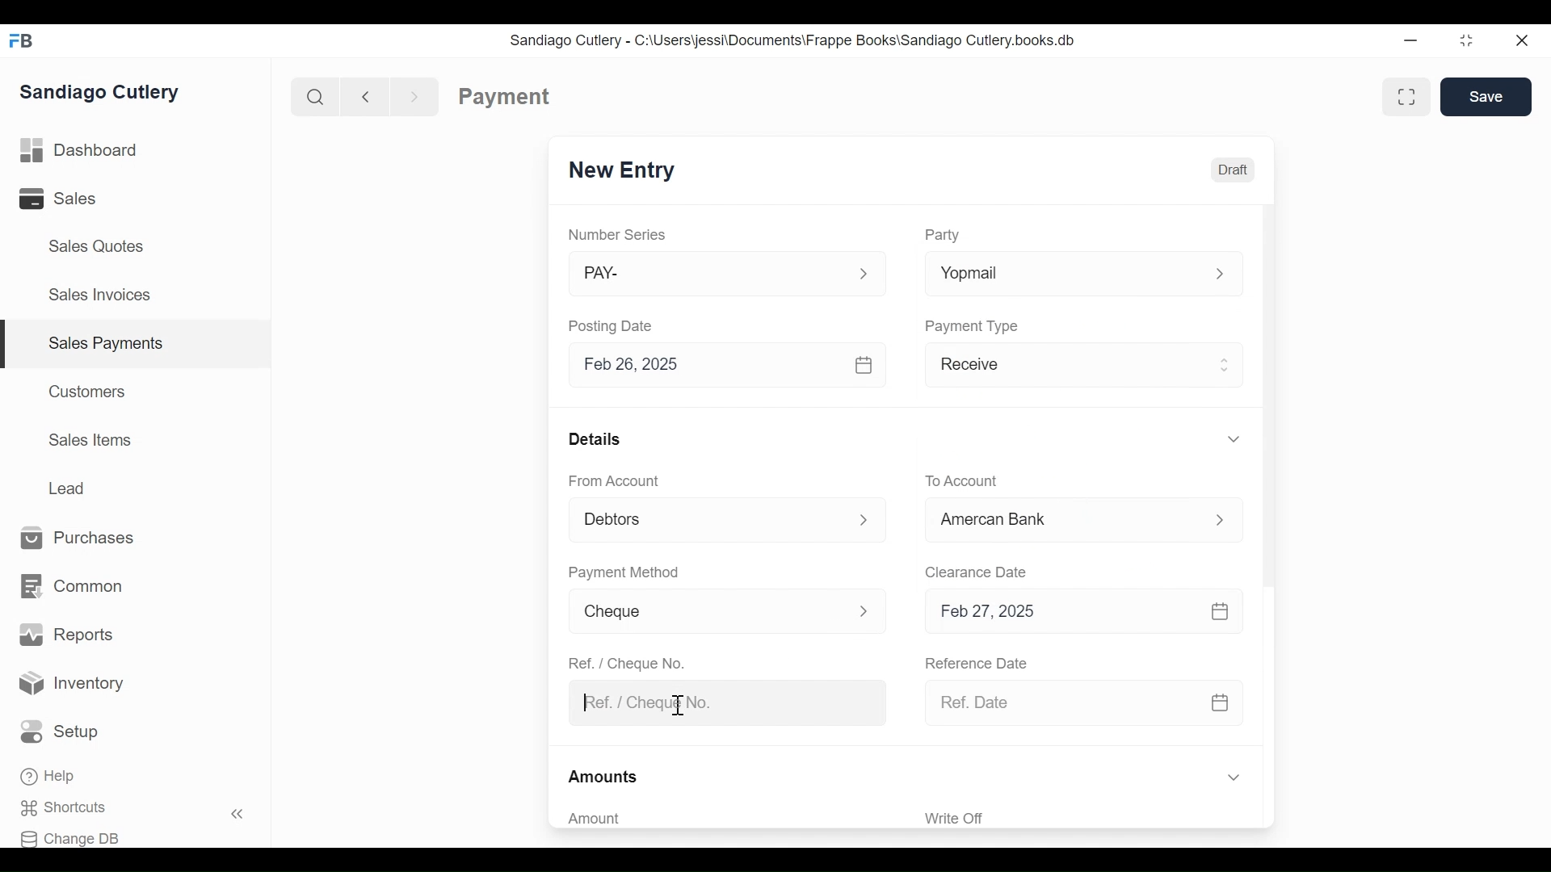 The width and height of the screenshot is (1551, 872). What do you see at coordinates (604, 778) in the screenshot?
I see `Amounts` at bounding box center [604, 778].